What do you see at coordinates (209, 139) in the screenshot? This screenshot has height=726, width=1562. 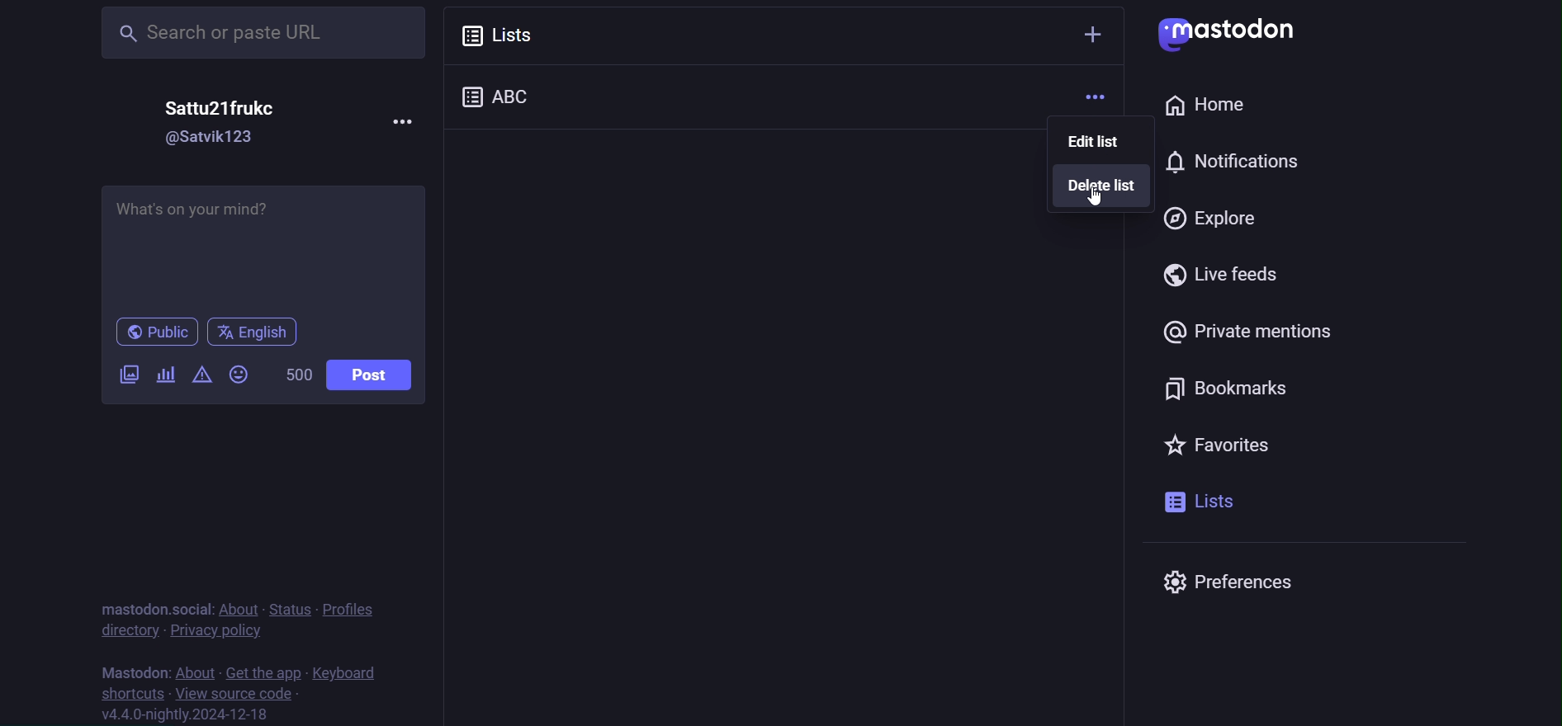 I see `@satvik123` at bounding box center [209, 139].